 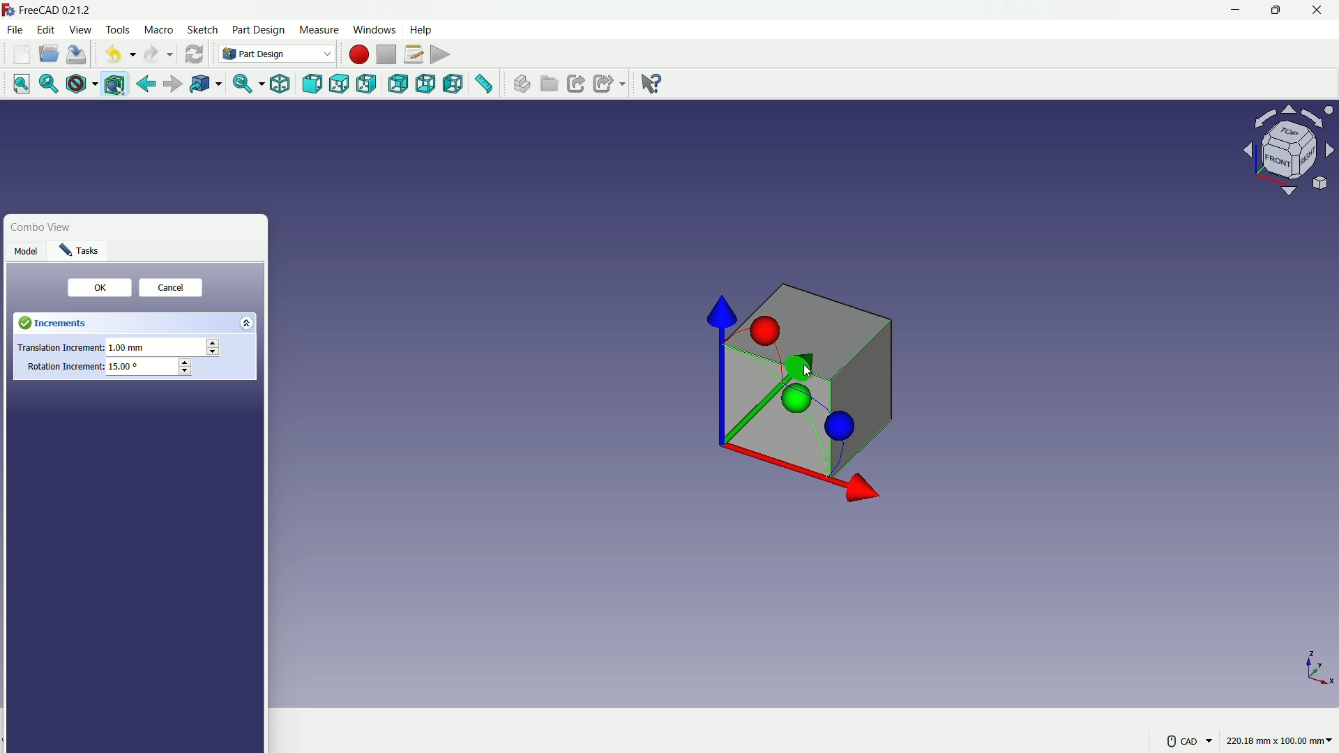 What do you see at coordinates (22, 54) in the screenshot?
I see `new file` at bounding box center [22, 54].